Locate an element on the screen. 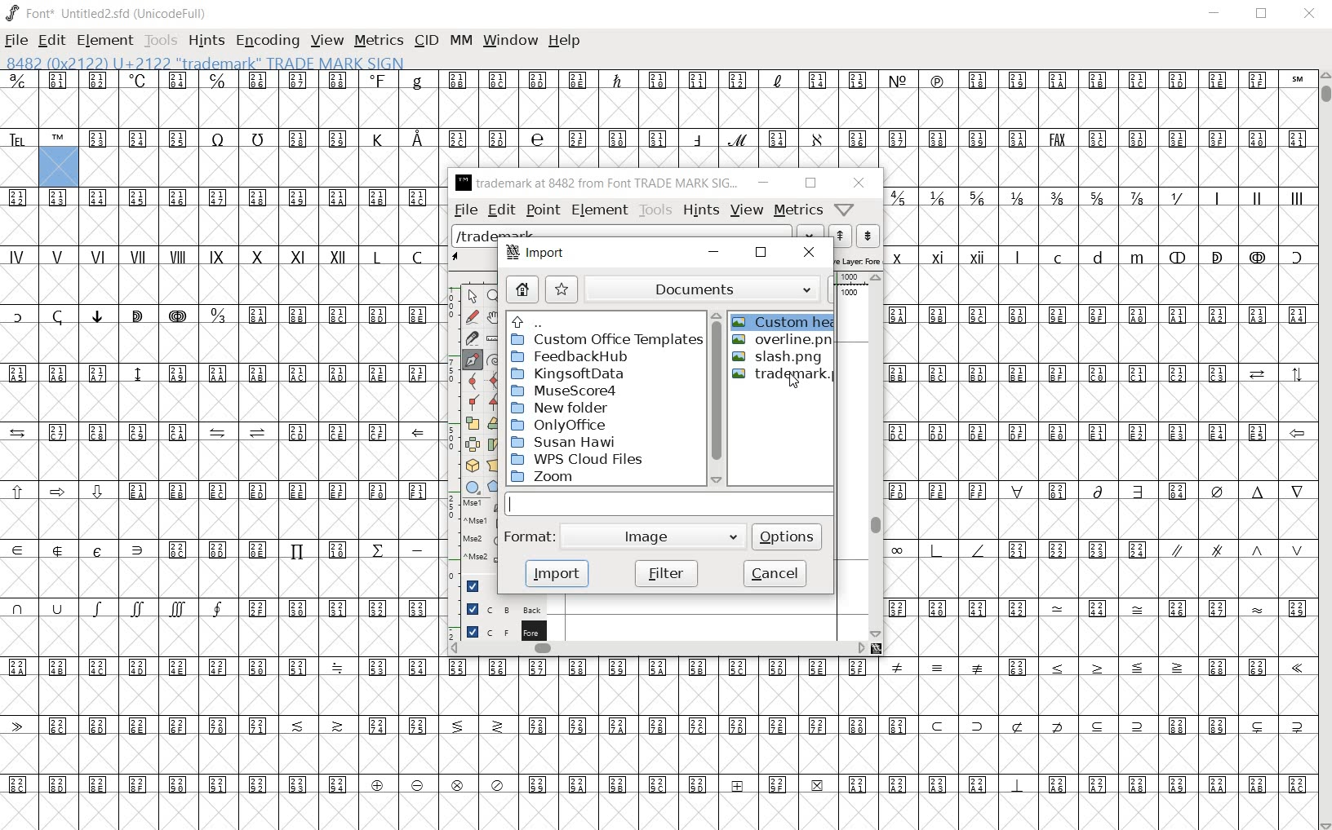 The width and height of the screenshot is (1332, 830). symbols is located at coordinates (339, 333).